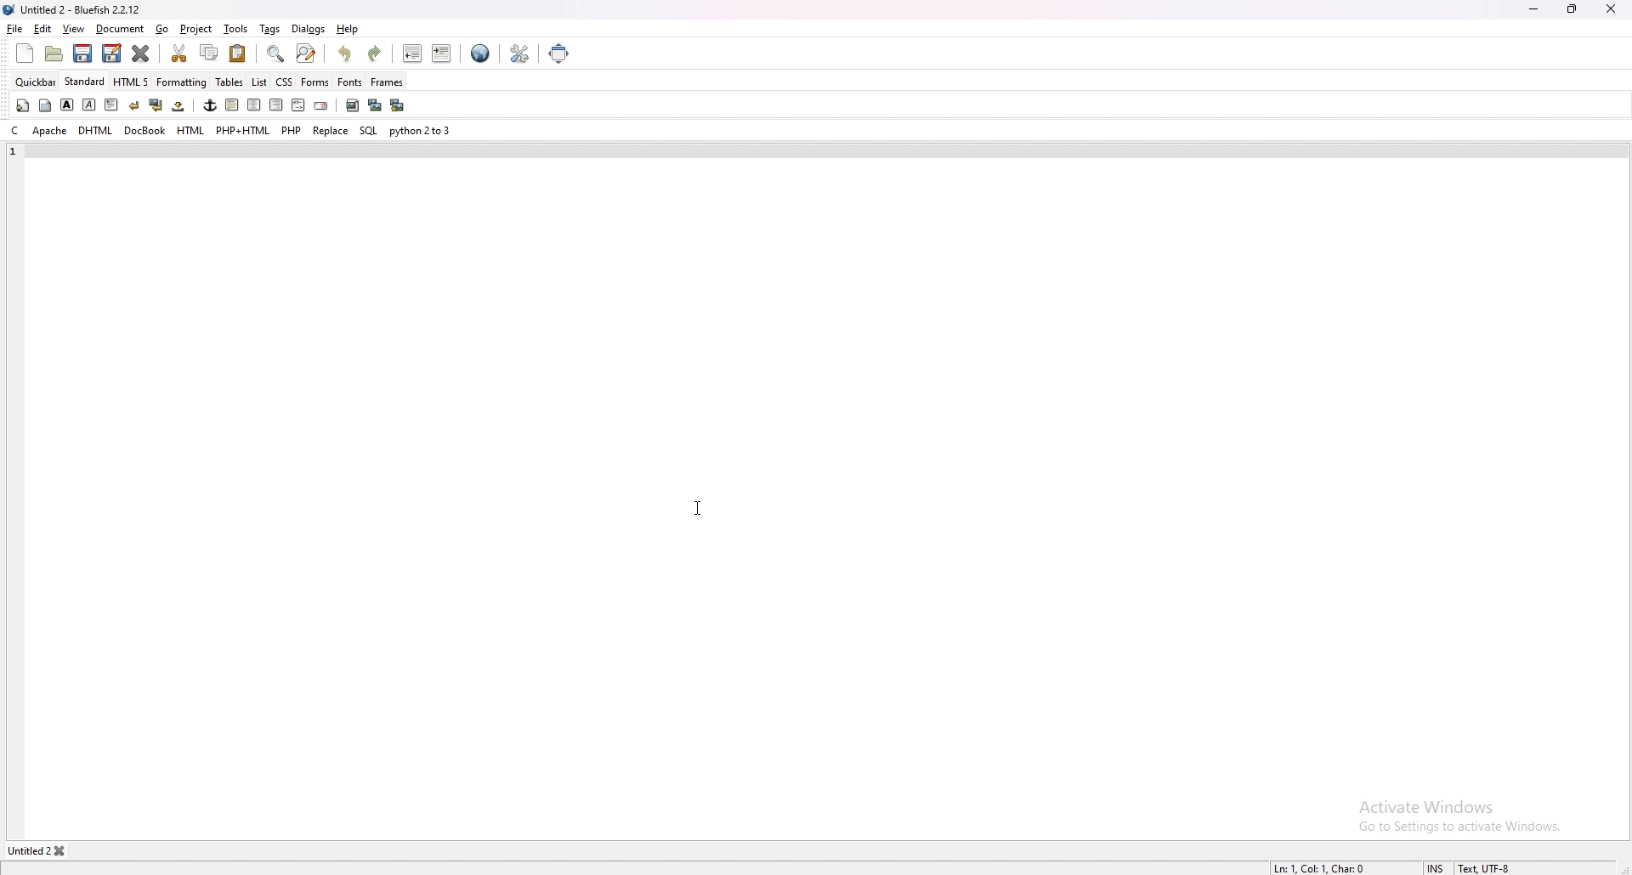 This screenshot has width=1632, height=875. What do you see at coordinates (350, 82) in the screenshot?
I see `fonts` at bounding box center [350, 82].